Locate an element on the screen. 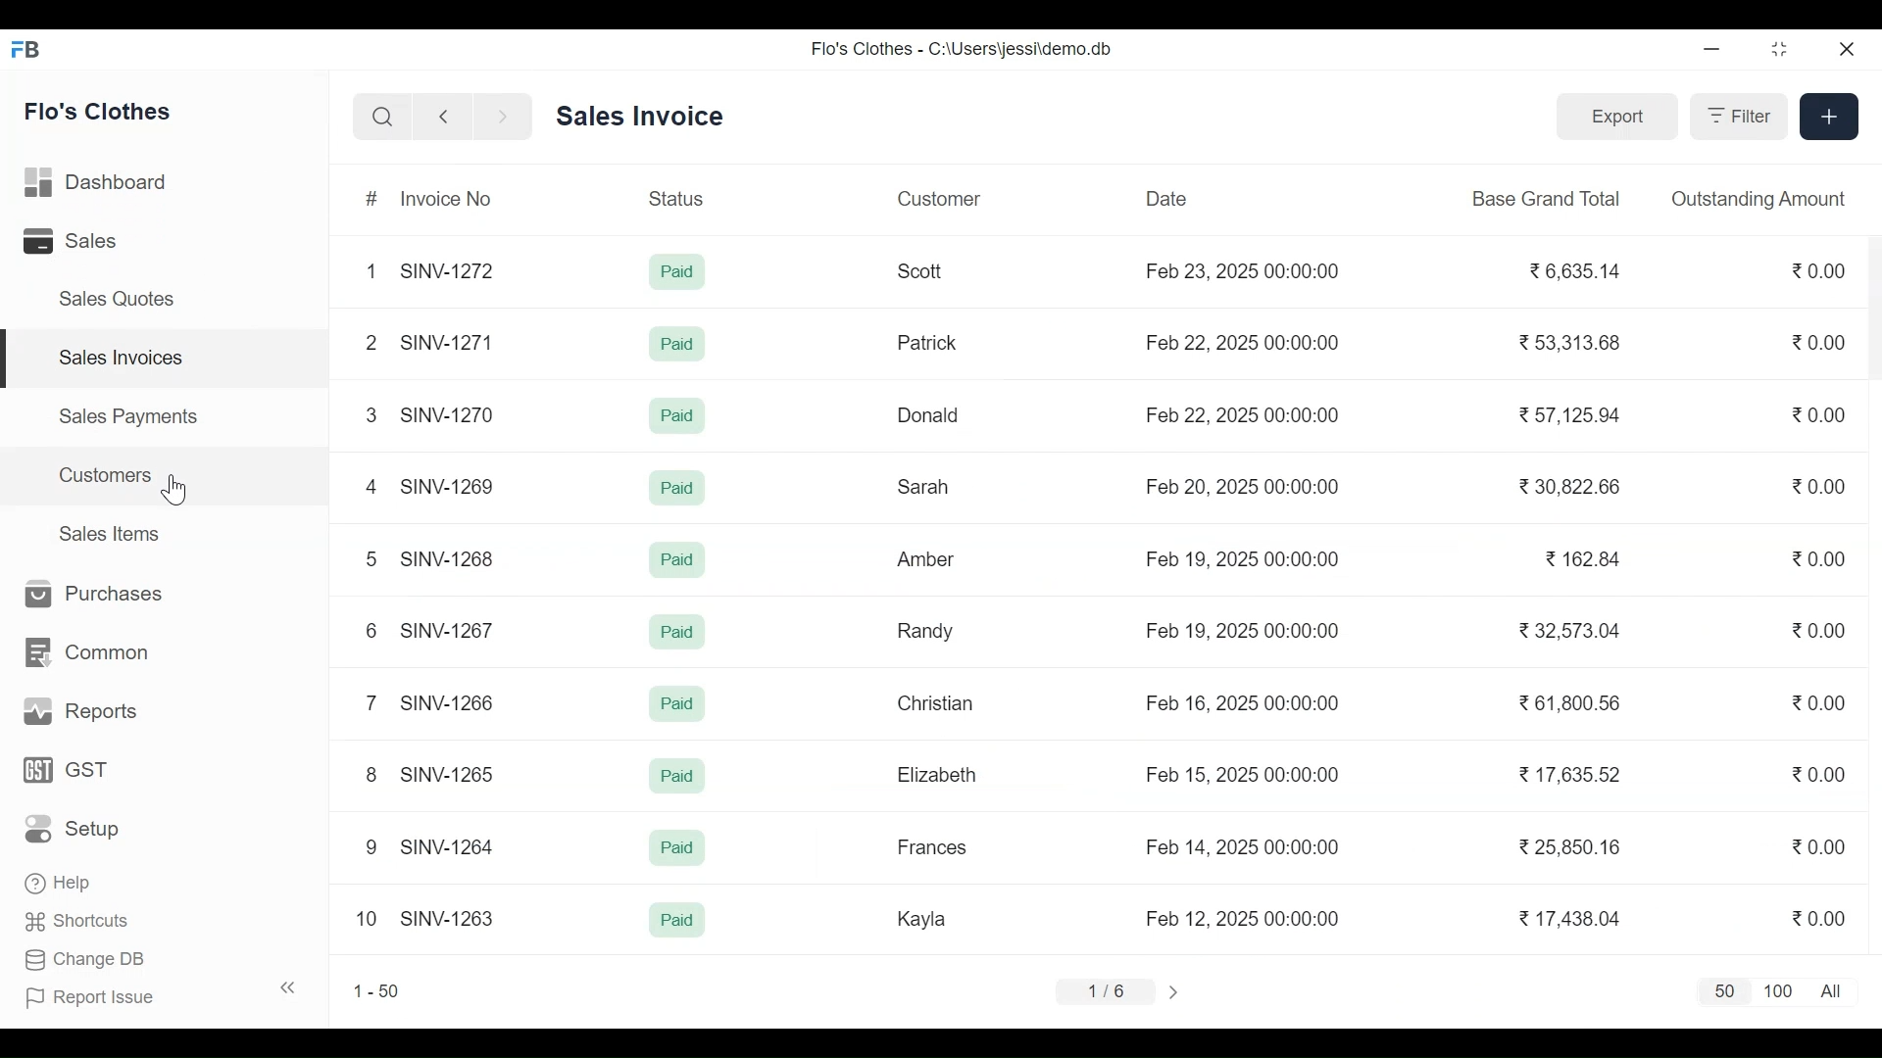 The image size is (1882, 1058). 5 is located at coordinates (372, 558).